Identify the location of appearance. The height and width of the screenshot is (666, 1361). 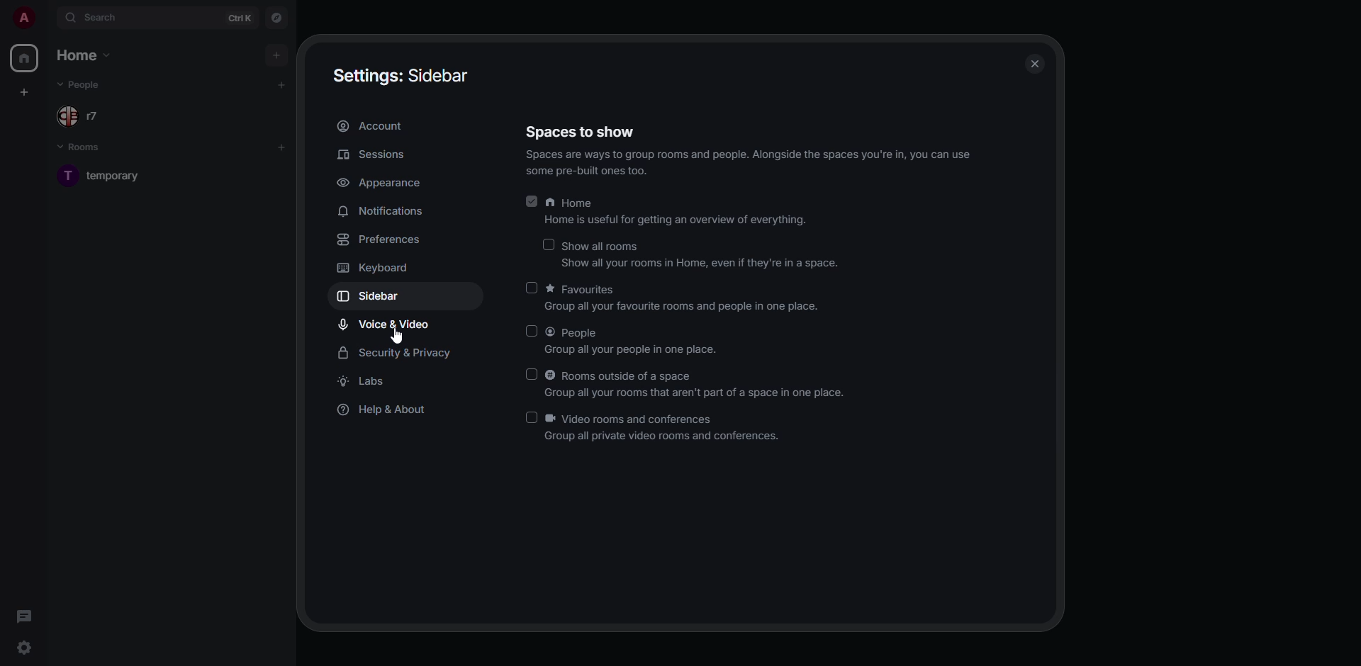
(381, 183).